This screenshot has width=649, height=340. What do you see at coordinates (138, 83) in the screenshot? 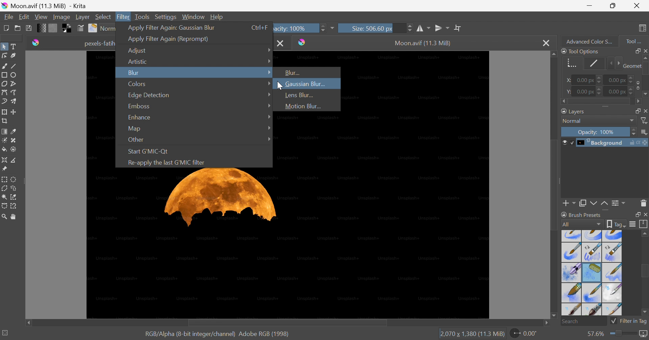
I see `Colors` at bounding box center [138, 83].